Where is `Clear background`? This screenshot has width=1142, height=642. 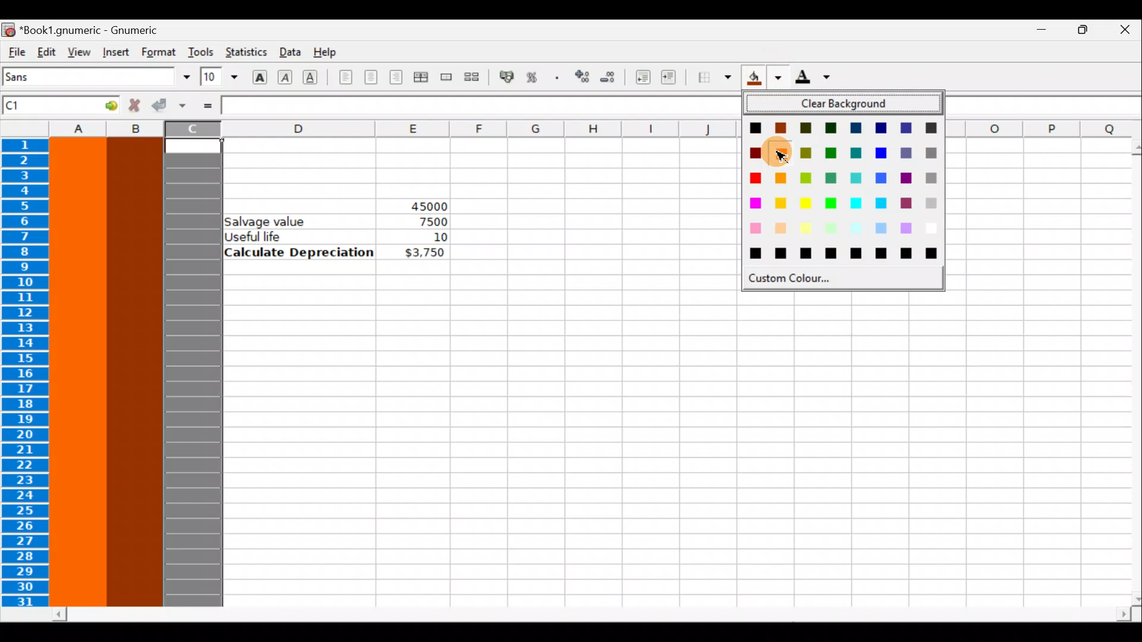 Clear background is located at coordinates (848, 104).